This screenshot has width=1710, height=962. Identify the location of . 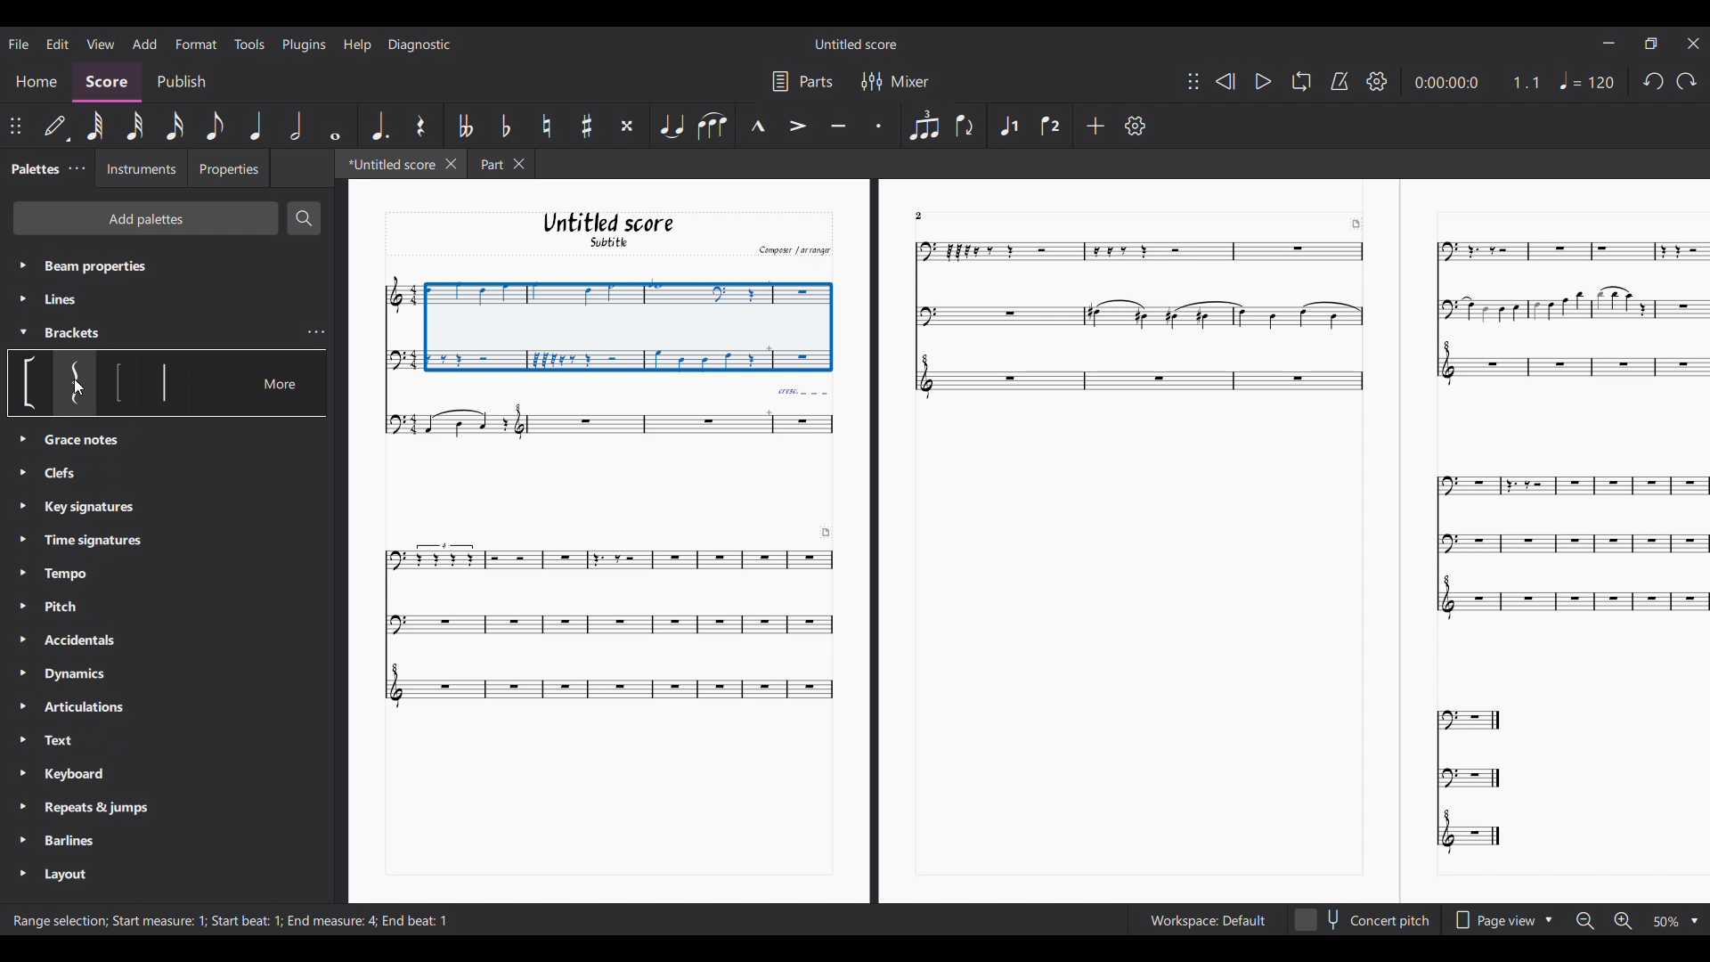
(19, 705).